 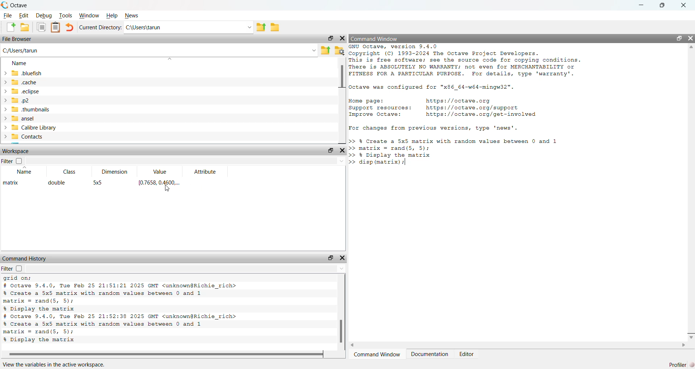 I want to click on Workspace, so click(x=19, y=151).